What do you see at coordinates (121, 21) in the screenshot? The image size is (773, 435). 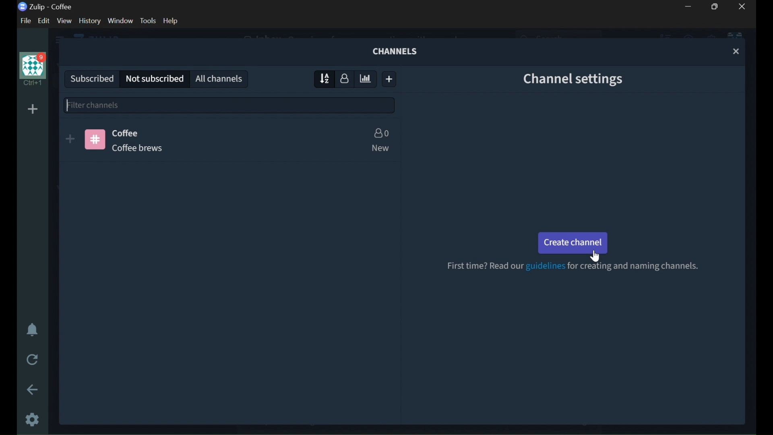 I see `WINDOW` at bounding box center [121, 21].